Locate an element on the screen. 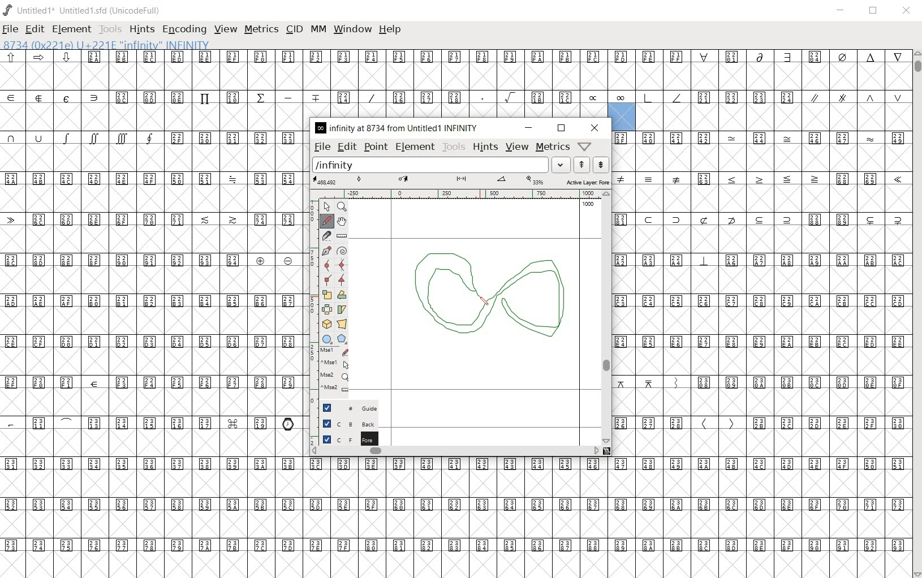 The width and height of the screenshot is (922, 578). pen tool/CURSOR LOCATION is located at coordinates (480, 294).